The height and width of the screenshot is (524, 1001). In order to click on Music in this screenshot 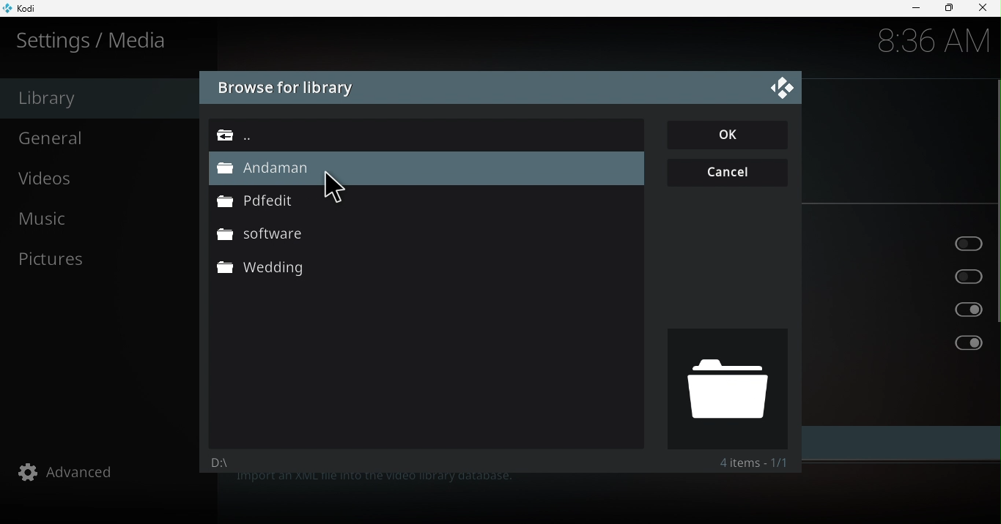, I will do `click(101, 222)`.